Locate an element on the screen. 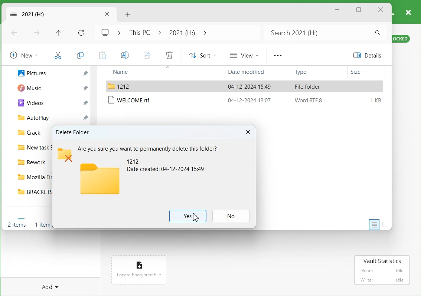 The height and width of the screenshot is (296, 421). Drop down box is located at coordinates (204, 32).